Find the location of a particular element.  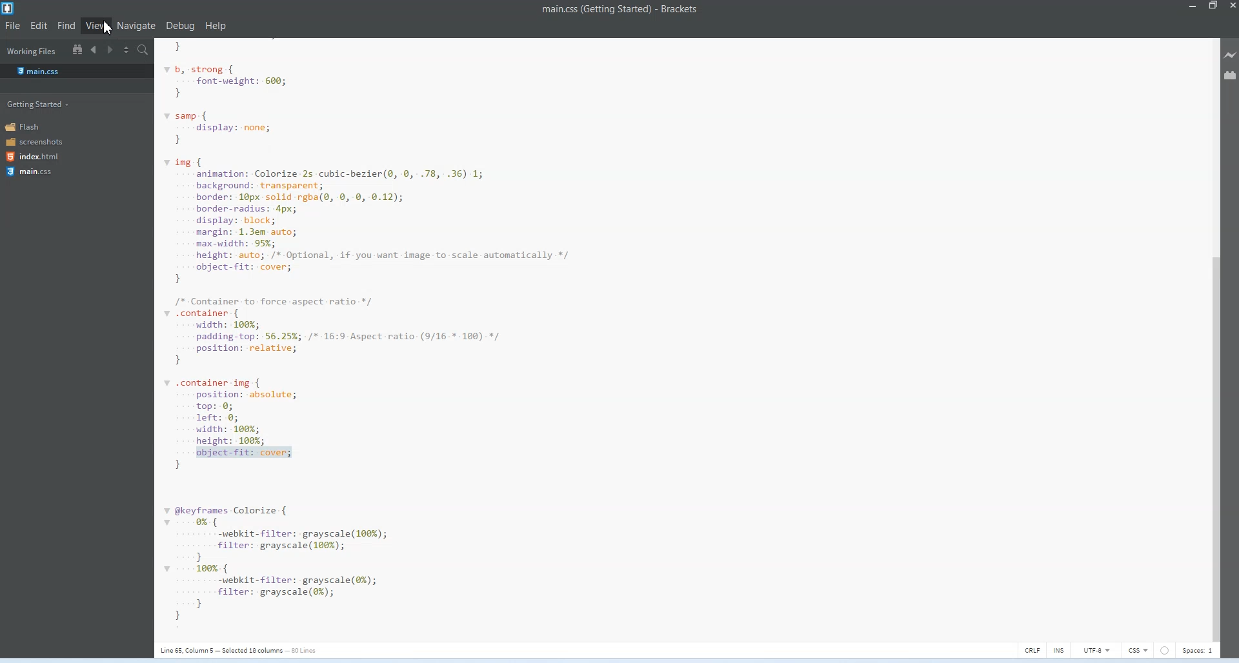

main.css is located at coordinates (37, 70).